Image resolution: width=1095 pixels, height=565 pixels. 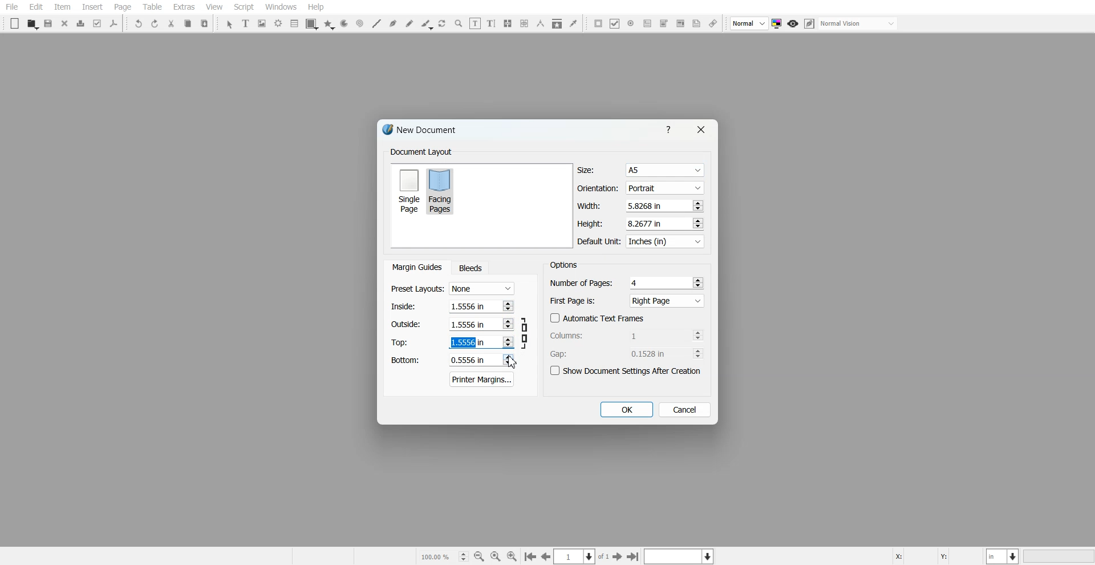 I want to click on PDF List Box, so click(x=680, y=24).